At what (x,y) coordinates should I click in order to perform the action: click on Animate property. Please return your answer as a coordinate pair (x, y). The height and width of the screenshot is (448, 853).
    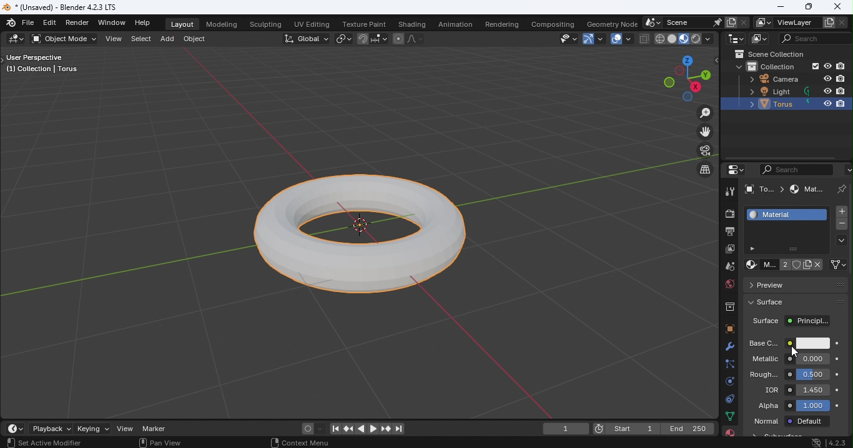
    Looking at the image, I should click on (839, 361).